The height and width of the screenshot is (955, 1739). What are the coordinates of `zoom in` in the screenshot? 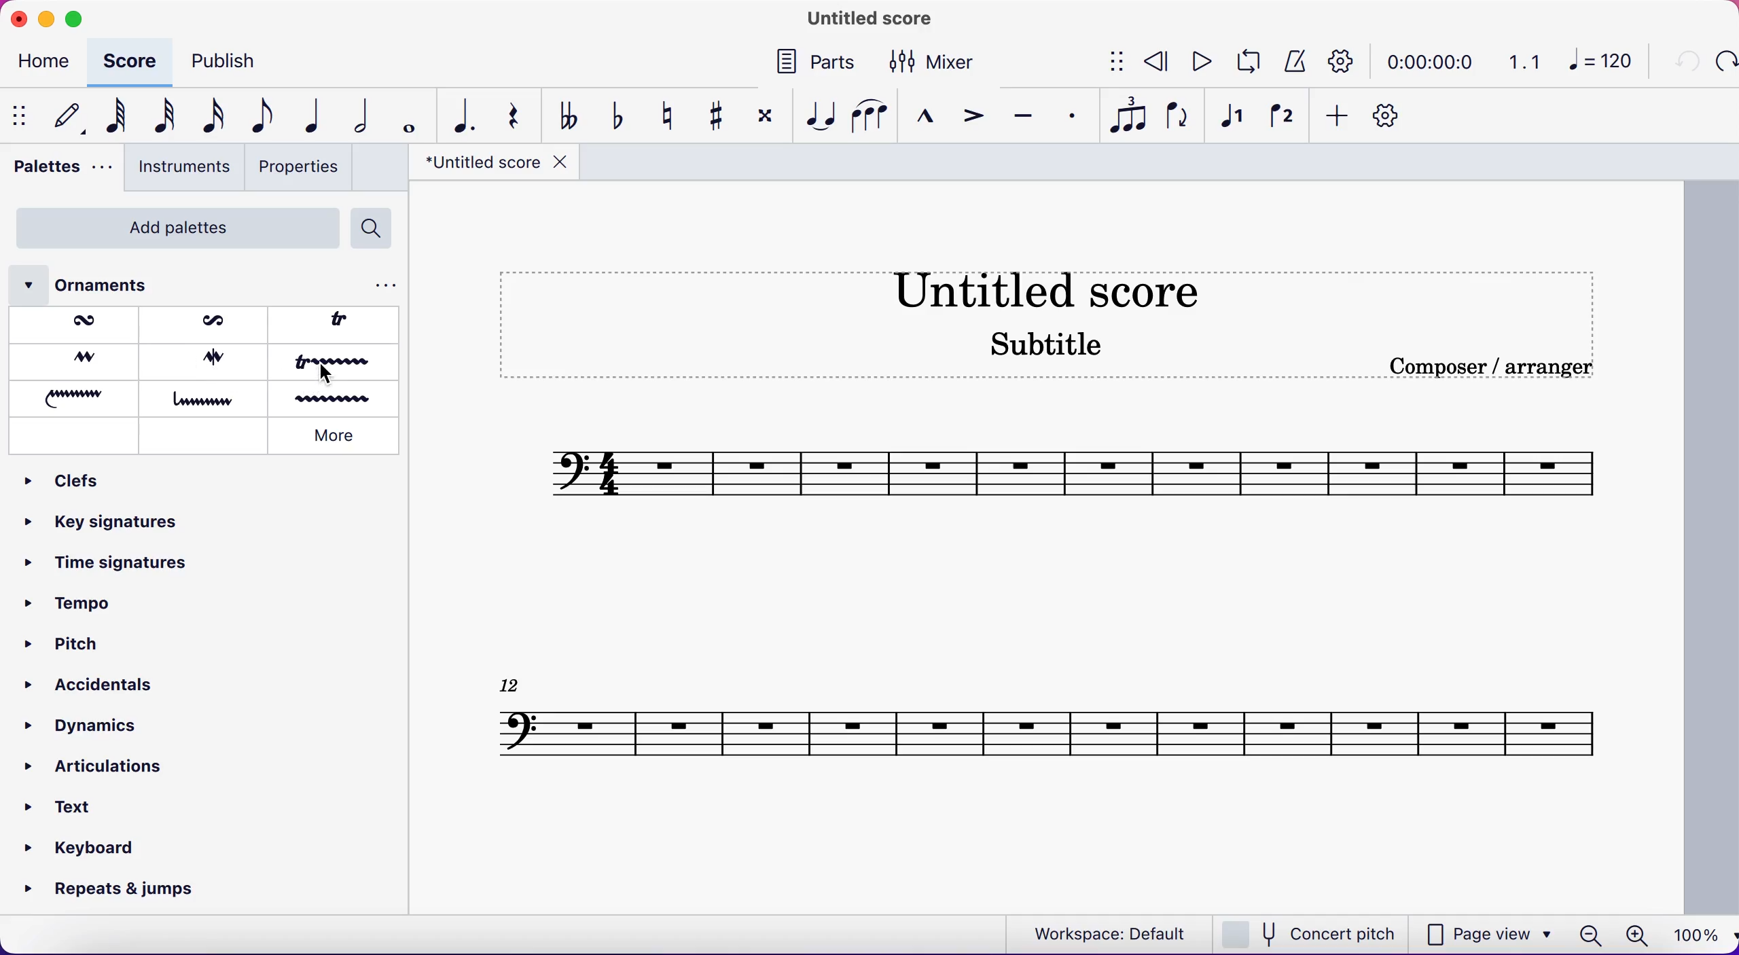 It's located at (1636, 936).